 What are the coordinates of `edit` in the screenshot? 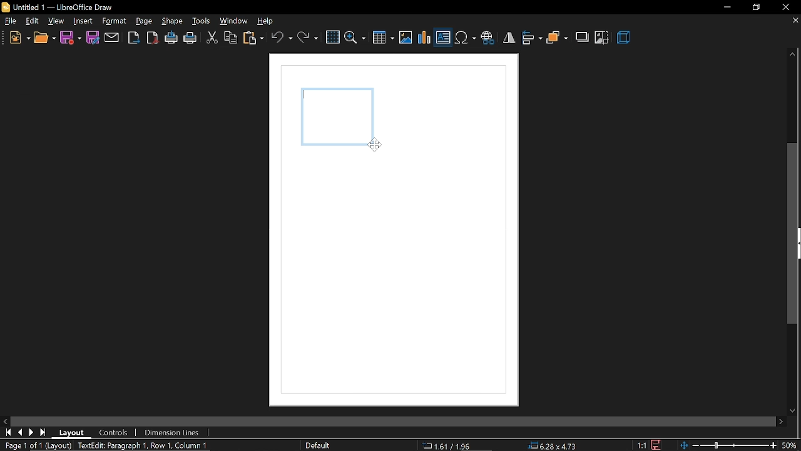 It's located at (33, 22).